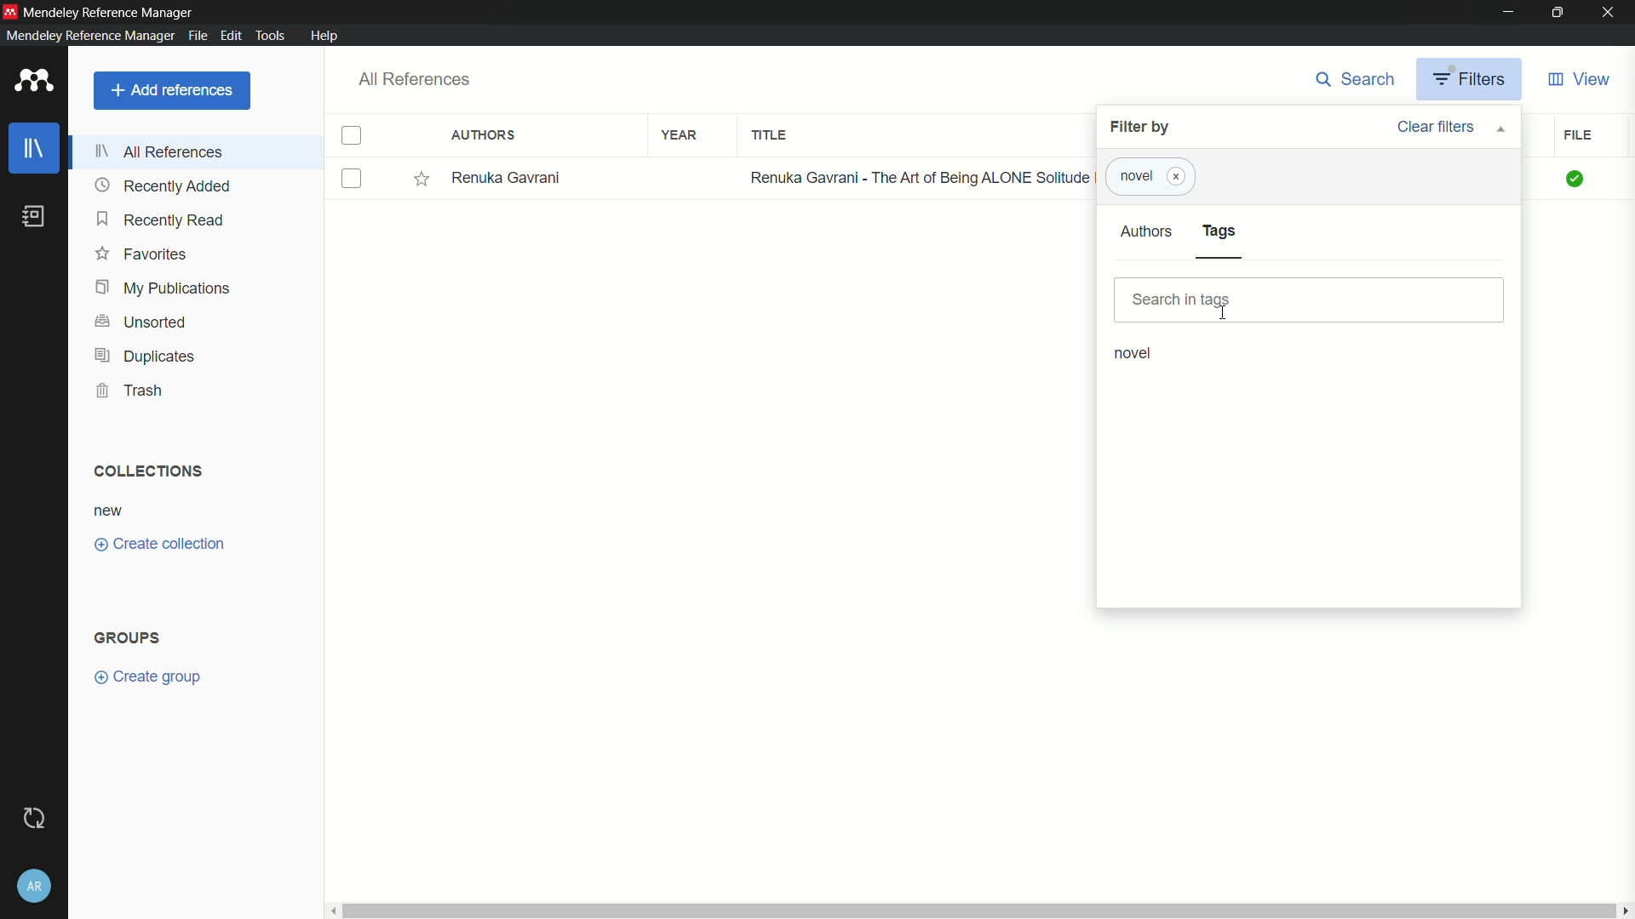  What do you see at coordinates (165, 187) in the screenshot?
I see `recently added` at bounding box center [165, 187].